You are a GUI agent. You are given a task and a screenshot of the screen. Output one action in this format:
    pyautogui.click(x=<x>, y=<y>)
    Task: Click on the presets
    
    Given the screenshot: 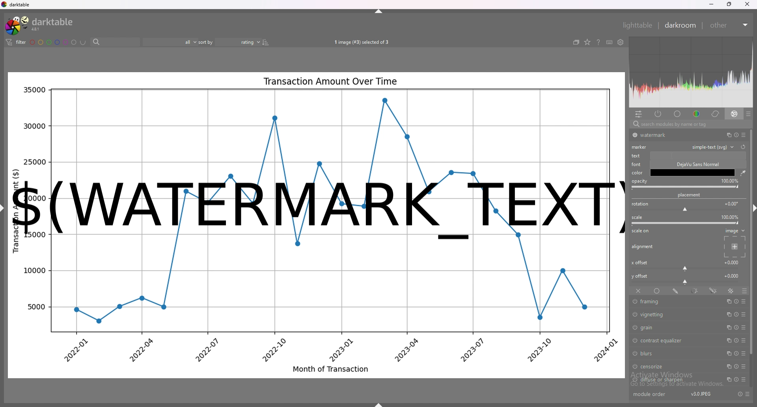 What is the action you would take?
    pyautogui.click(x=748, y=394)
    